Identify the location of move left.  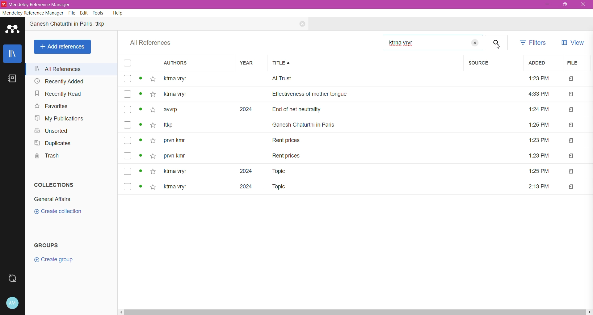
(120, 312).